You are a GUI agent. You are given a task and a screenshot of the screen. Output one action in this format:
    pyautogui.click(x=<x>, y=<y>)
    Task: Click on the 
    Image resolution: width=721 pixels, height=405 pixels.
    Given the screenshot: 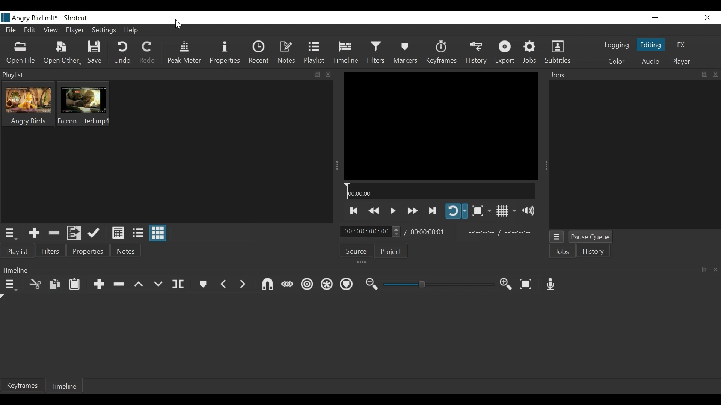 What is the action you would take?
    pyautogui.click(x=346, y=53)
    